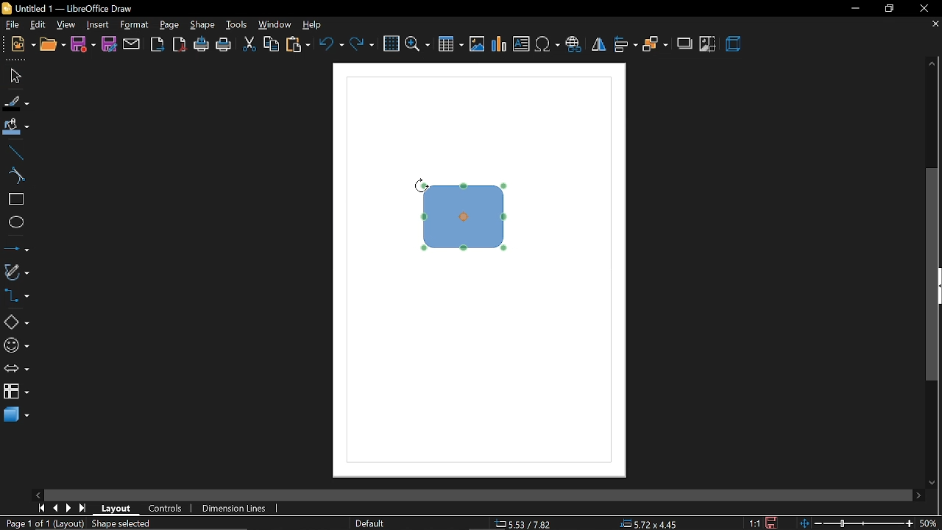 The width and height of the screenshot is (942, 530). What do you see at coordinates (15, 176) in the screenshot?
I see `curve` at bounding box center [15, 176].